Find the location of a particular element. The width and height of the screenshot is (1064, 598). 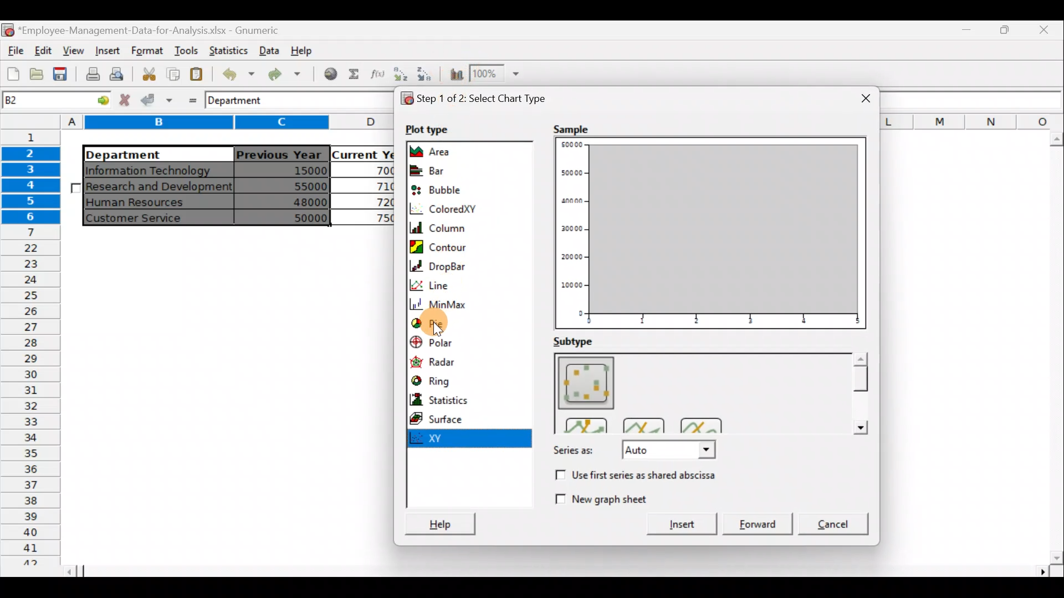

File is located at coordinates (14, 48).